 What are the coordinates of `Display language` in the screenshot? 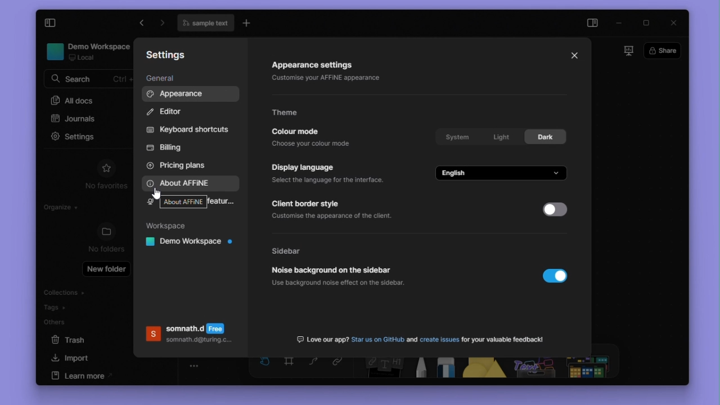 It's located at (328, 173).